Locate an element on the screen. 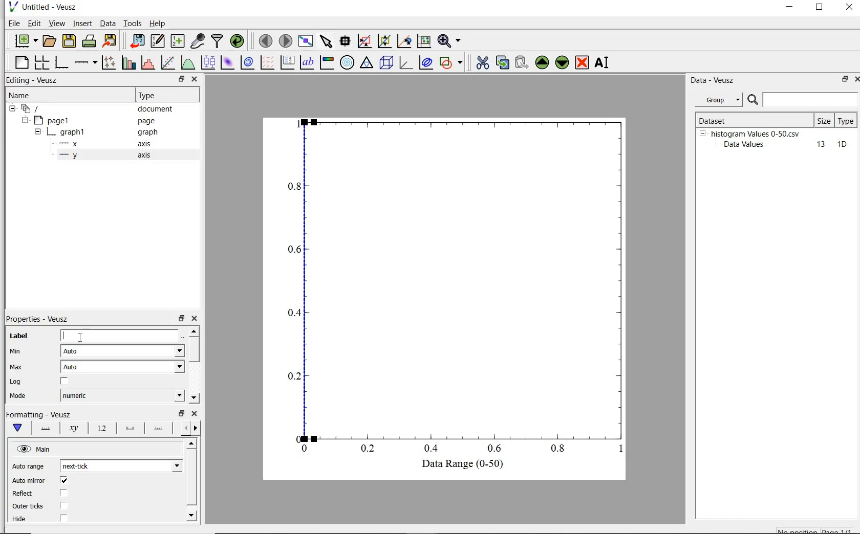 The height and width of the screenshot is (534, 860).  Auto range is located at coordinates (29, 467).